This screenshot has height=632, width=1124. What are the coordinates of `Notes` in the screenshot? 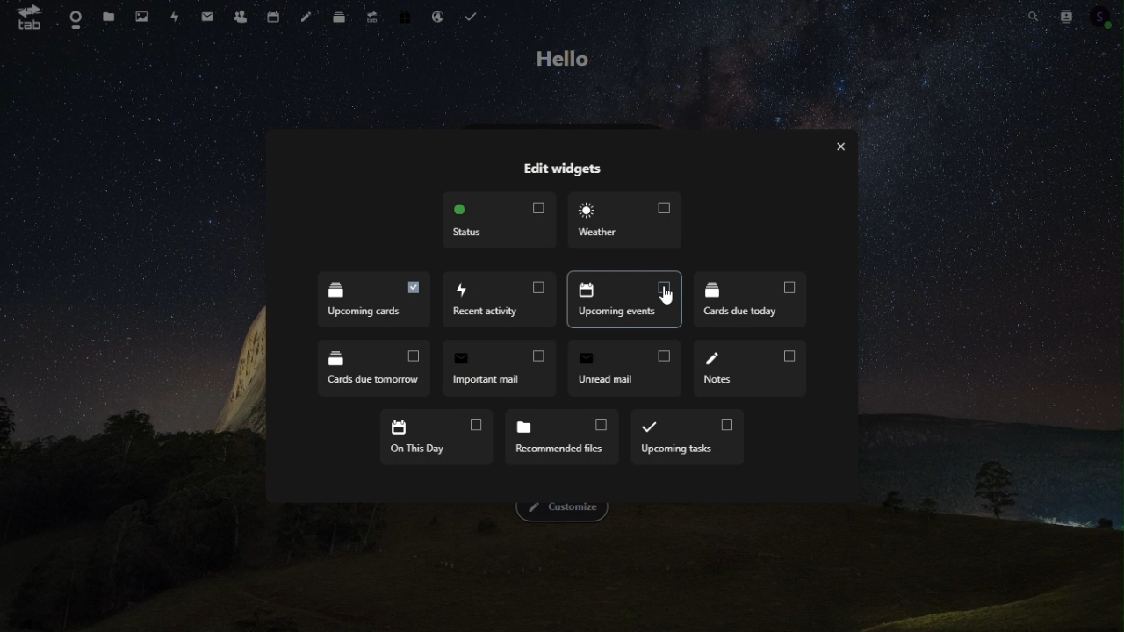 It's located at (752, 370).